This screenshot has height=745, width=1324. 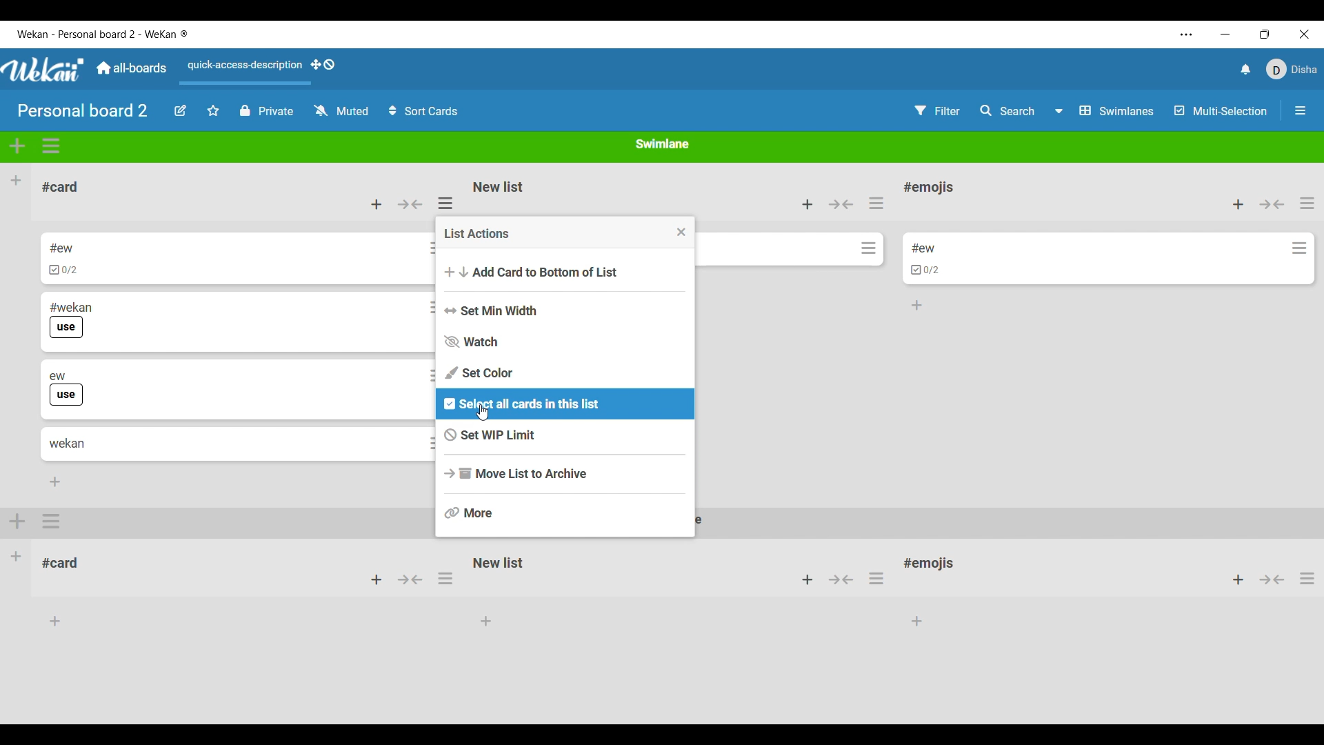 I want to click on Show desktop drag handles, so click(x=323, y=65).